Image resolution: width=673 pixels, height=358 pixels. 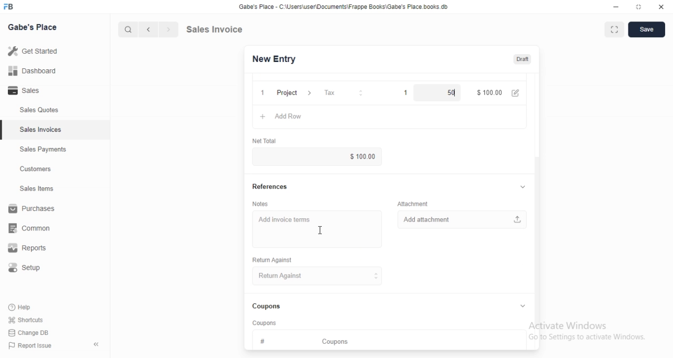 I want to click on ‘Net Total, so click(x=266, y=141).